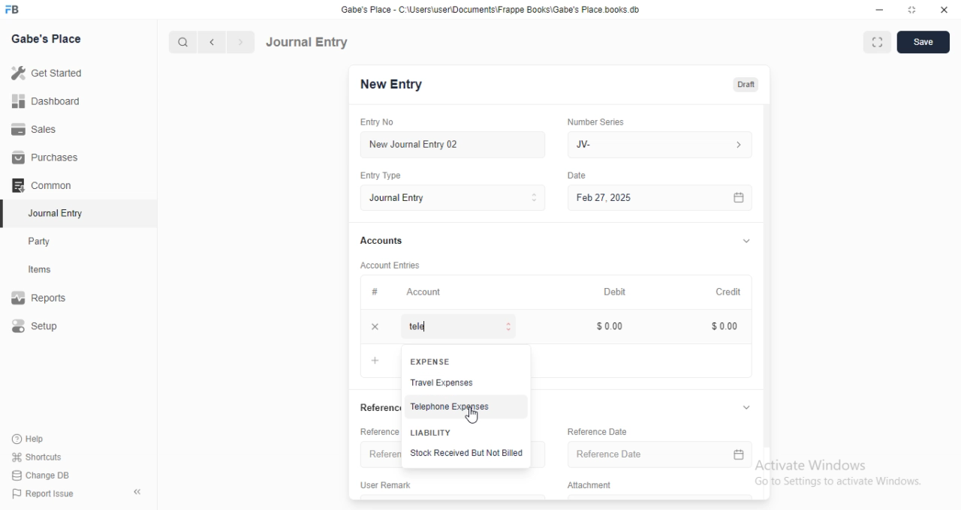 The height and width of the screenshot is (510, 961). Describe the element at coordinates (378, 454) in the screenshot. I see `‘Reference Number` at that location.